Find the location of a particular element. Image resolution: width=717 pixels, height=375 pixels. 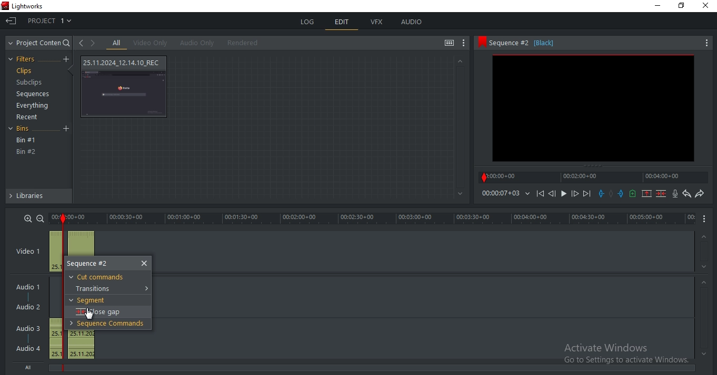

Up is located at coordinates (704, 282).